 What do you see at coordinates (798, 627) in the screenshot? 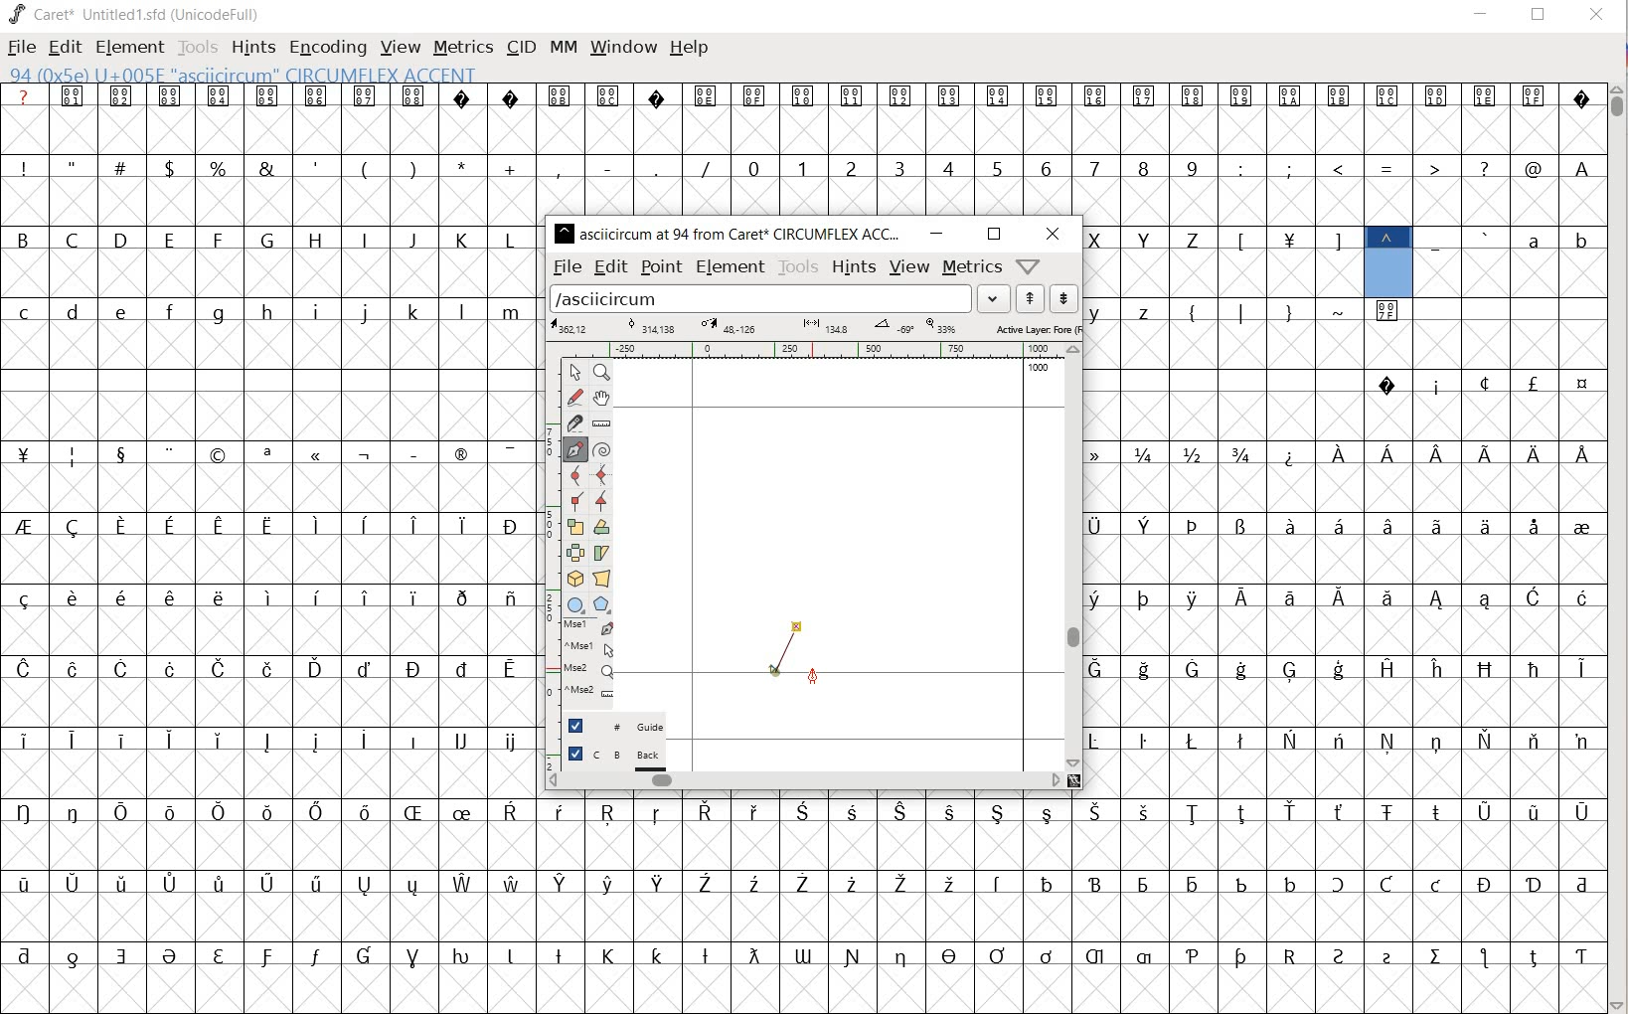
I see `second point added` at bounding box center [798, 627].